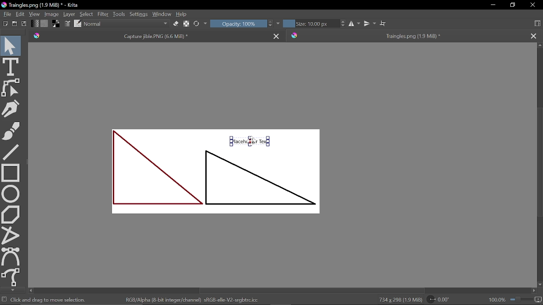  I want to click on Window, so click(162, 14).